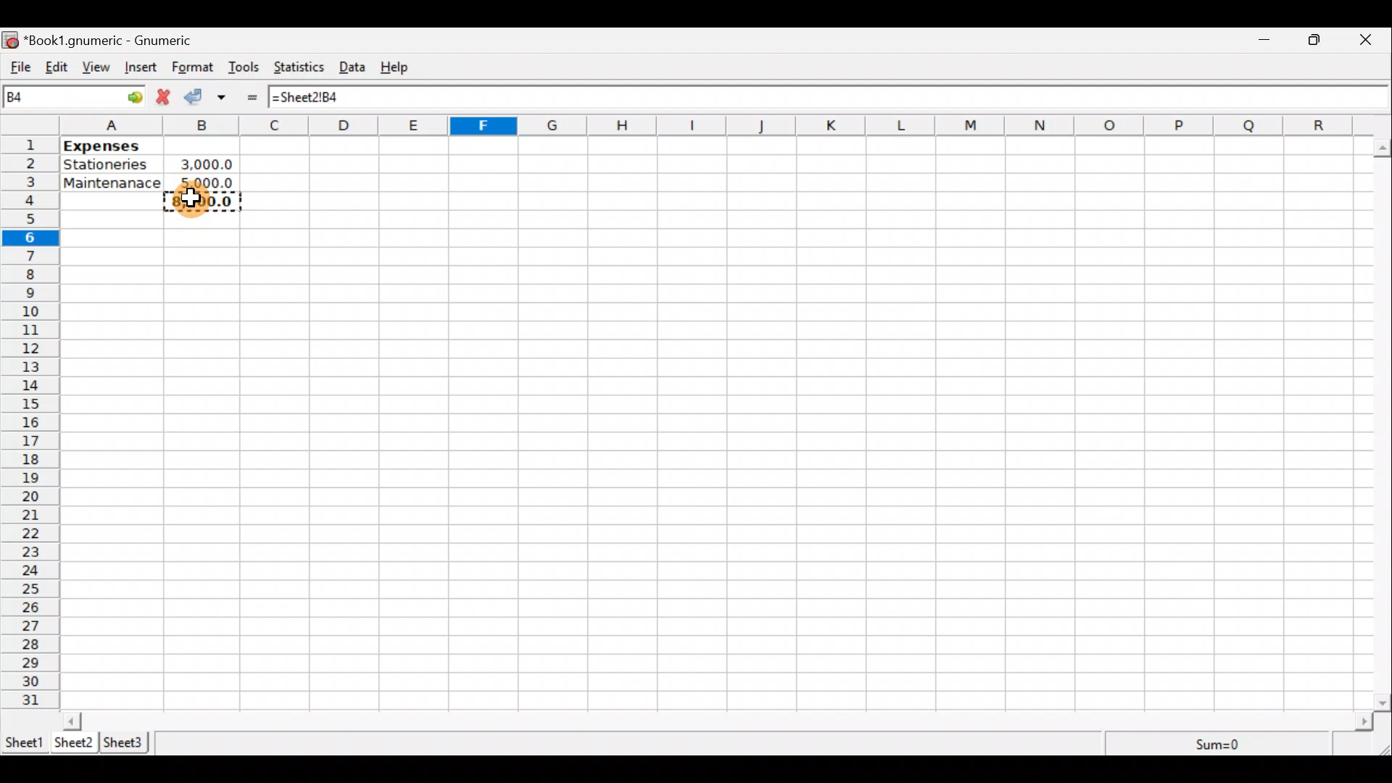 This screenshot has height=783, width=1392. What do you see at coordinates (193, 68) in the screenshot?
I see `Format` at bounding box center [193, 68].